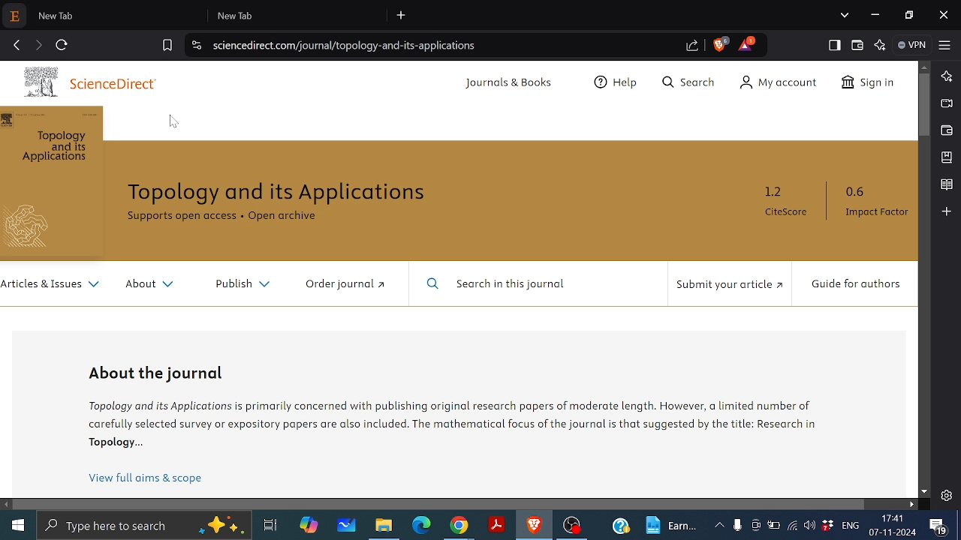 This screenshot has width=961, height=540. What do you see at coordinates (148, 284) in the screenshot?
I see `About` at bounding box center [148, 284].